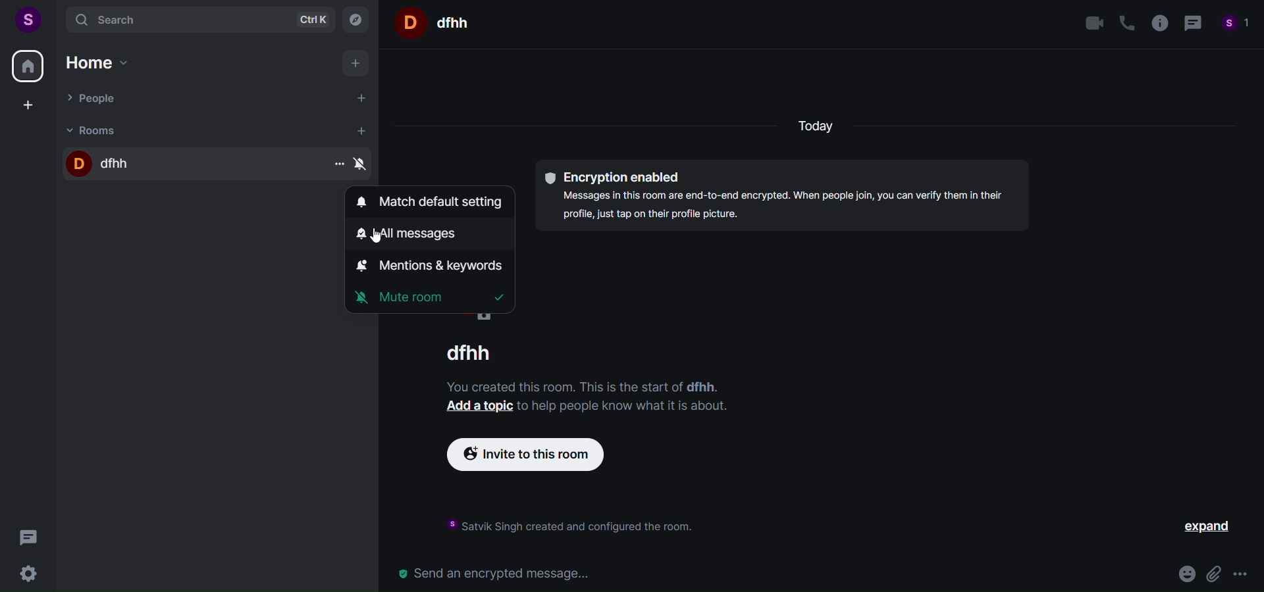 This screenshot has height=592, width=1264. I want to click on thread, so click(1194, 23).